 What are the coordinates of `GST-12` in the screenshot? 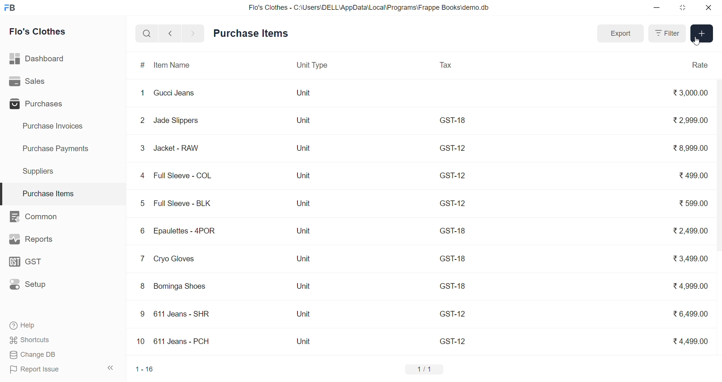 It's located at (453, 148).